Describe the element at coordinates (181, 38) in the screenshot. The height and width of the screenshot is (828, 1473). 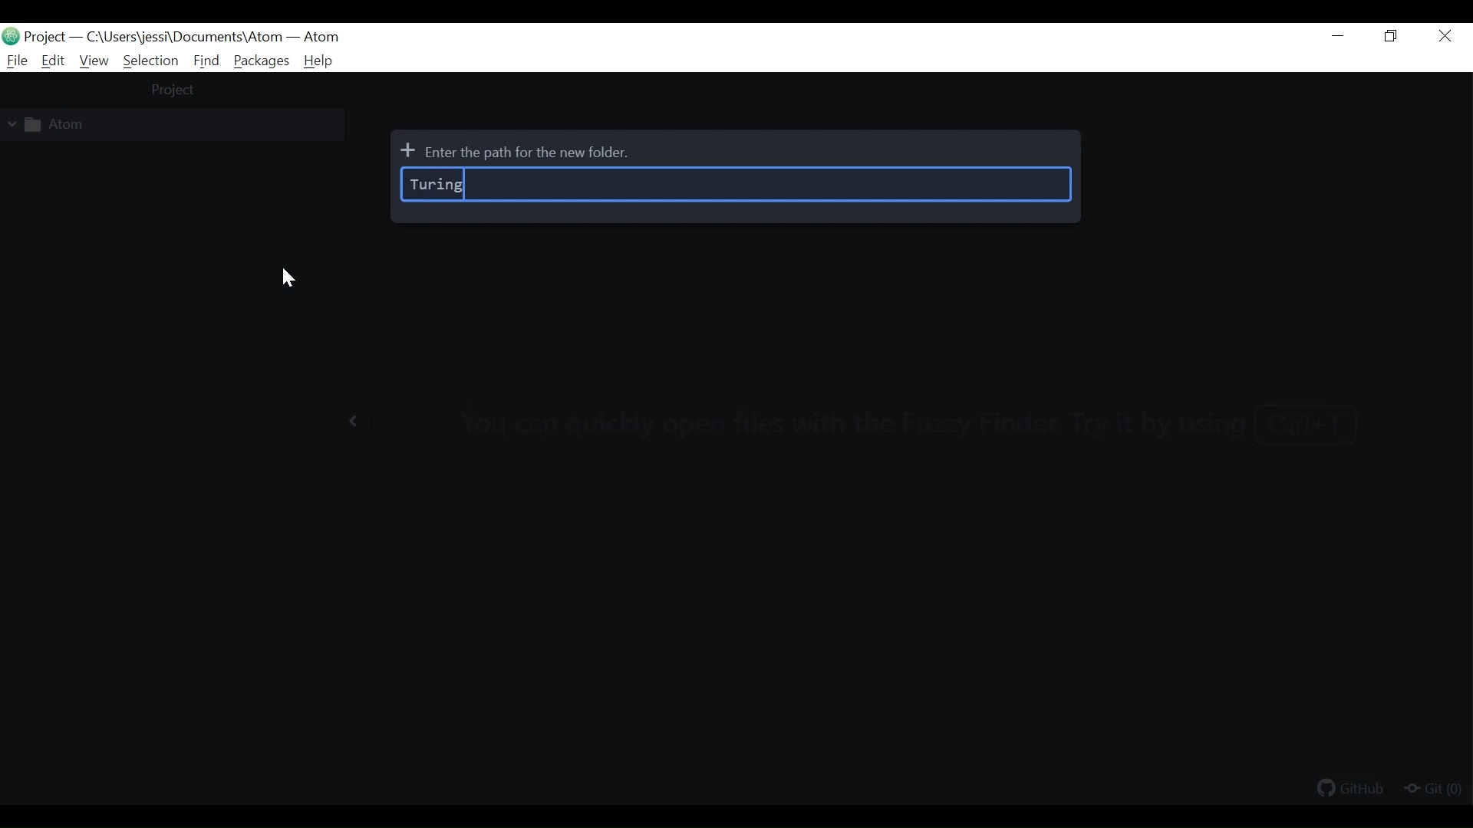
I see `File path` at that location.